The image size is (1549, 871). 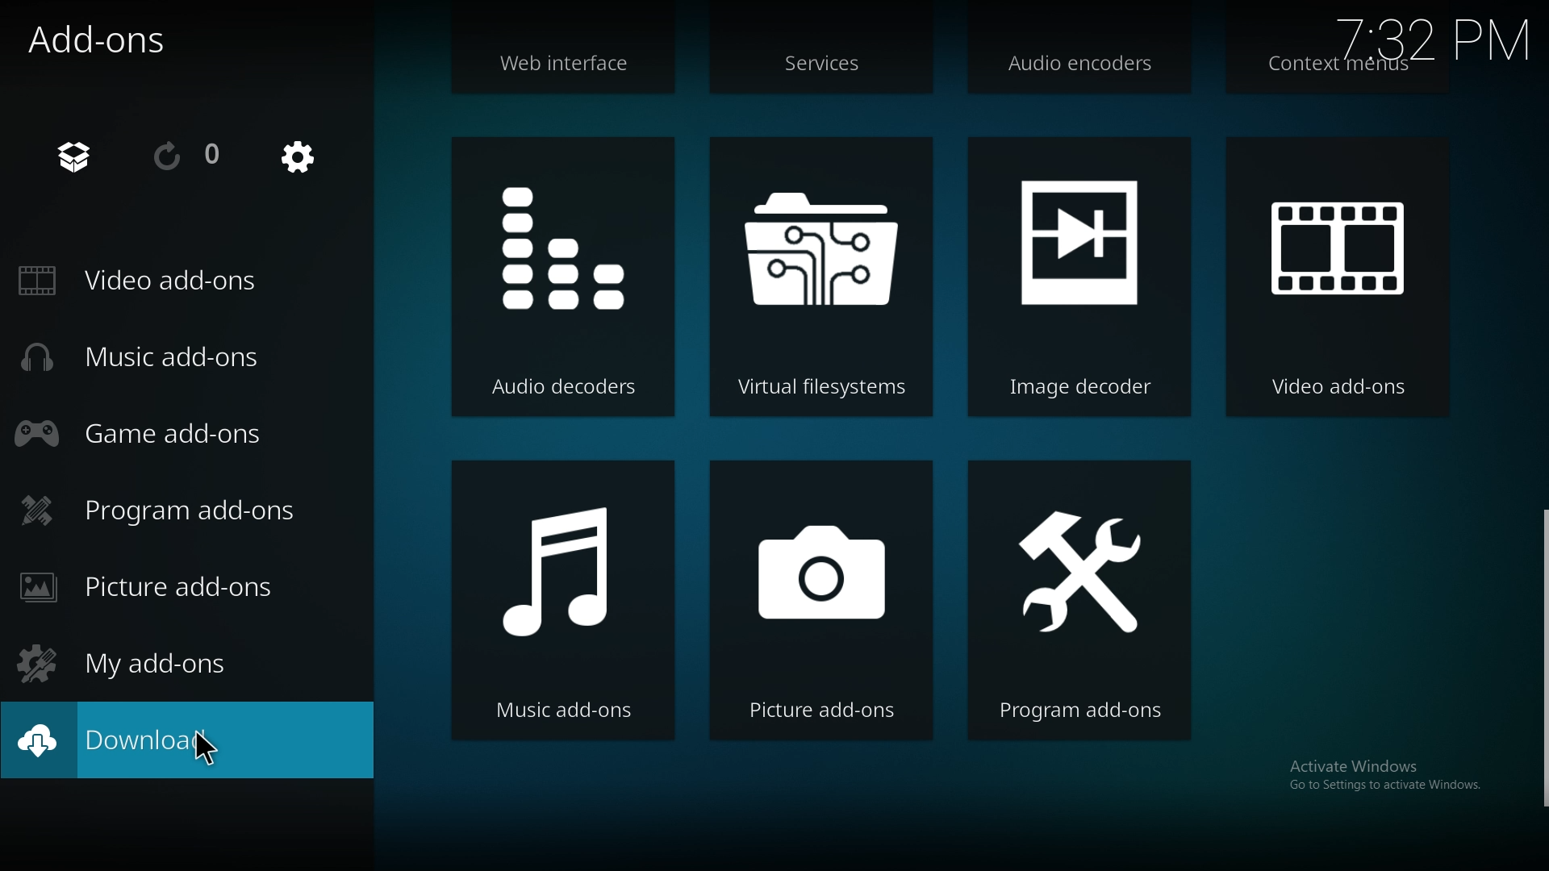 What do you see at coordinates (1542, 660) in the screenshot?
I see `scroll bar` at bounding box center [1542, 660].